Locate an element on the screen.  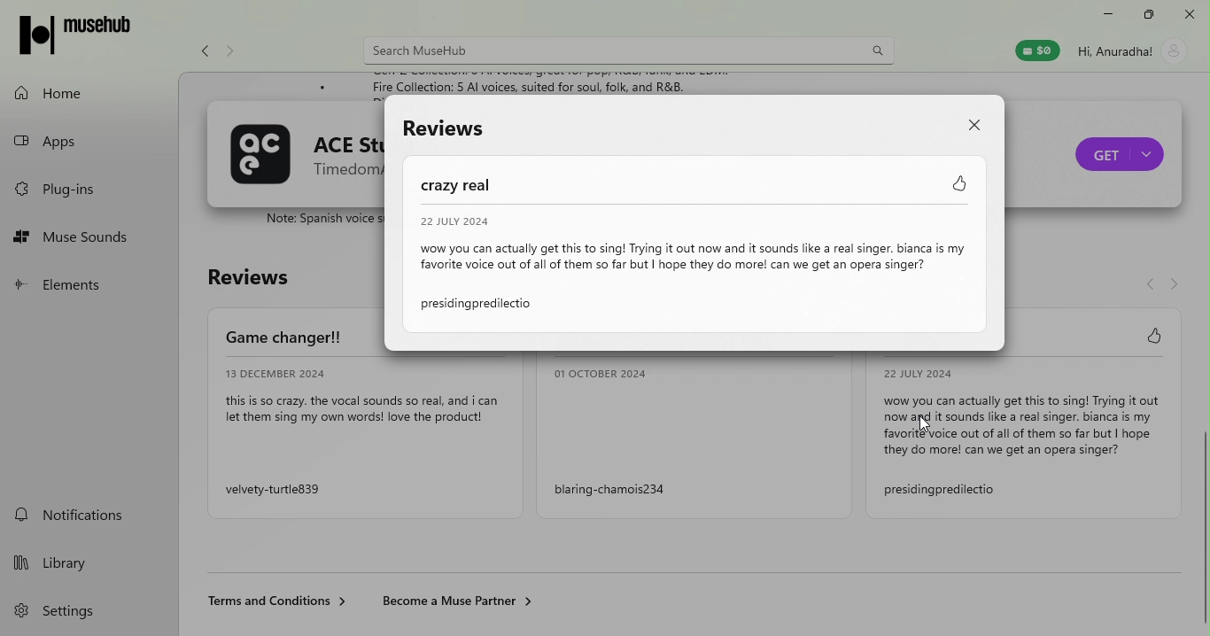
settings is located at coordinates (71, 612).